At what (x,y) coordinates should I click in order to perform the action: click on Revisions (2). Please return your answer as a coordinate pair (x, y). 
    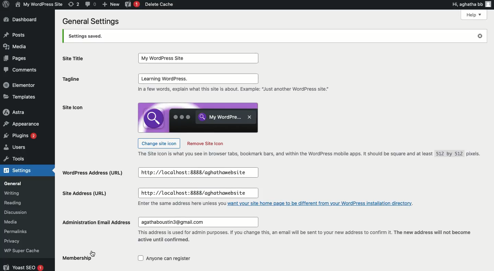
    Looking at the image, I should click on (74, 4).